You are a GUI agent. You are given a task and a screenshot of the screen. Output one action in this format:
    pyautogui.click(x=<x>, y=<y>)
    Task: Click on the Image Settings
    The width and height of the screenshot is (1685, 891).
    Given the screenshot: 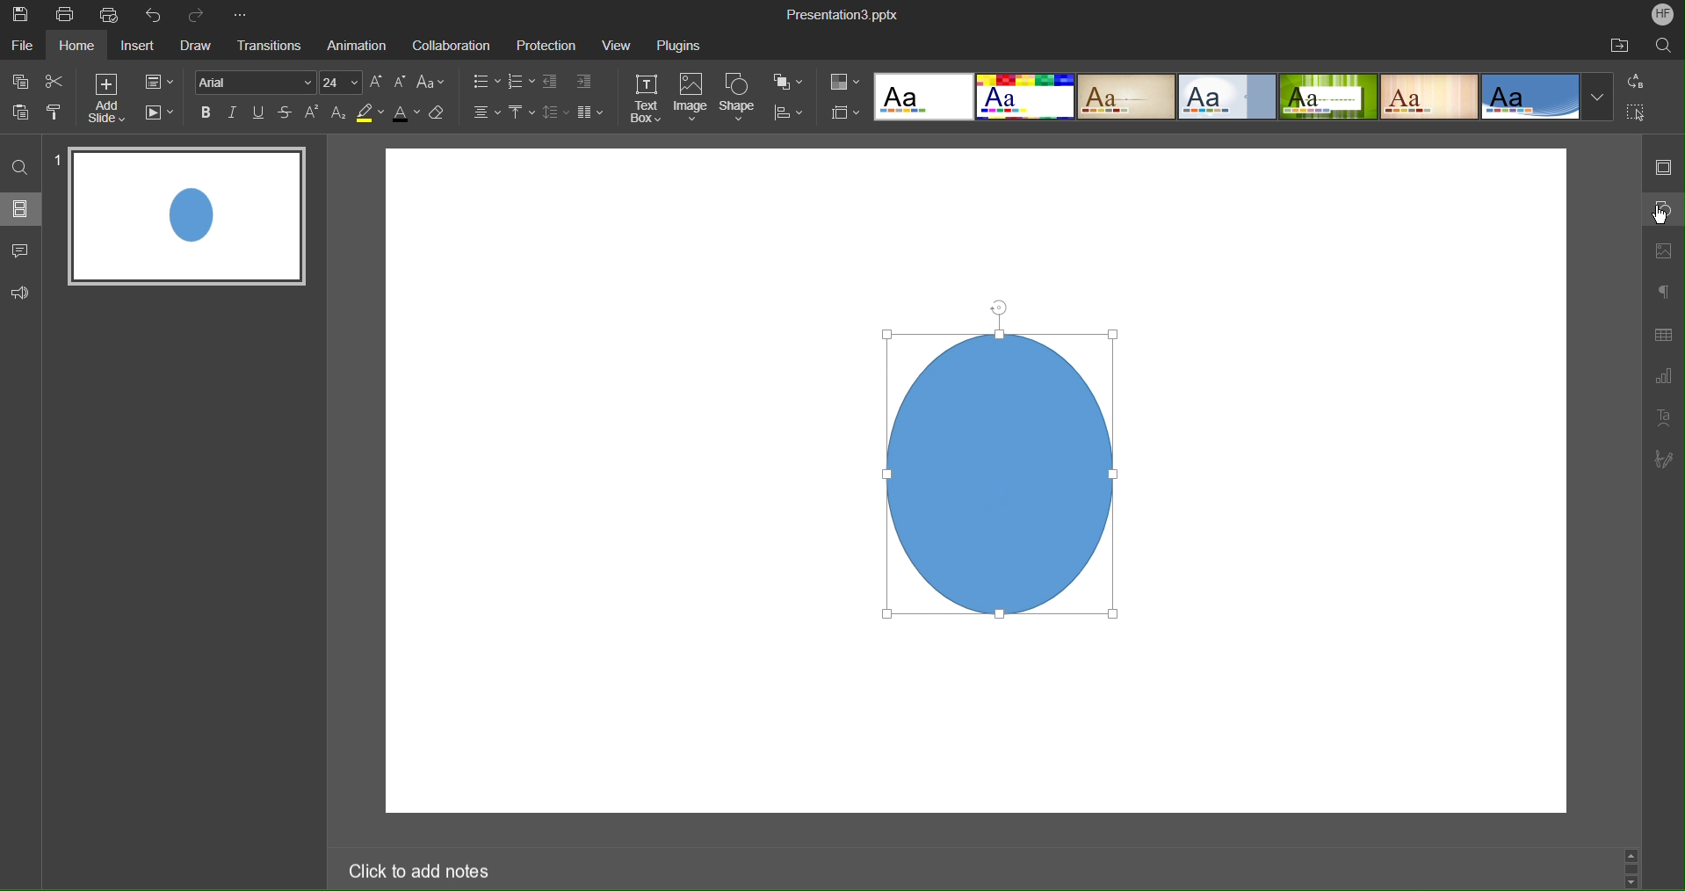 What is the action you would take?
    pyautogui.click(x=1666, y=251)
    